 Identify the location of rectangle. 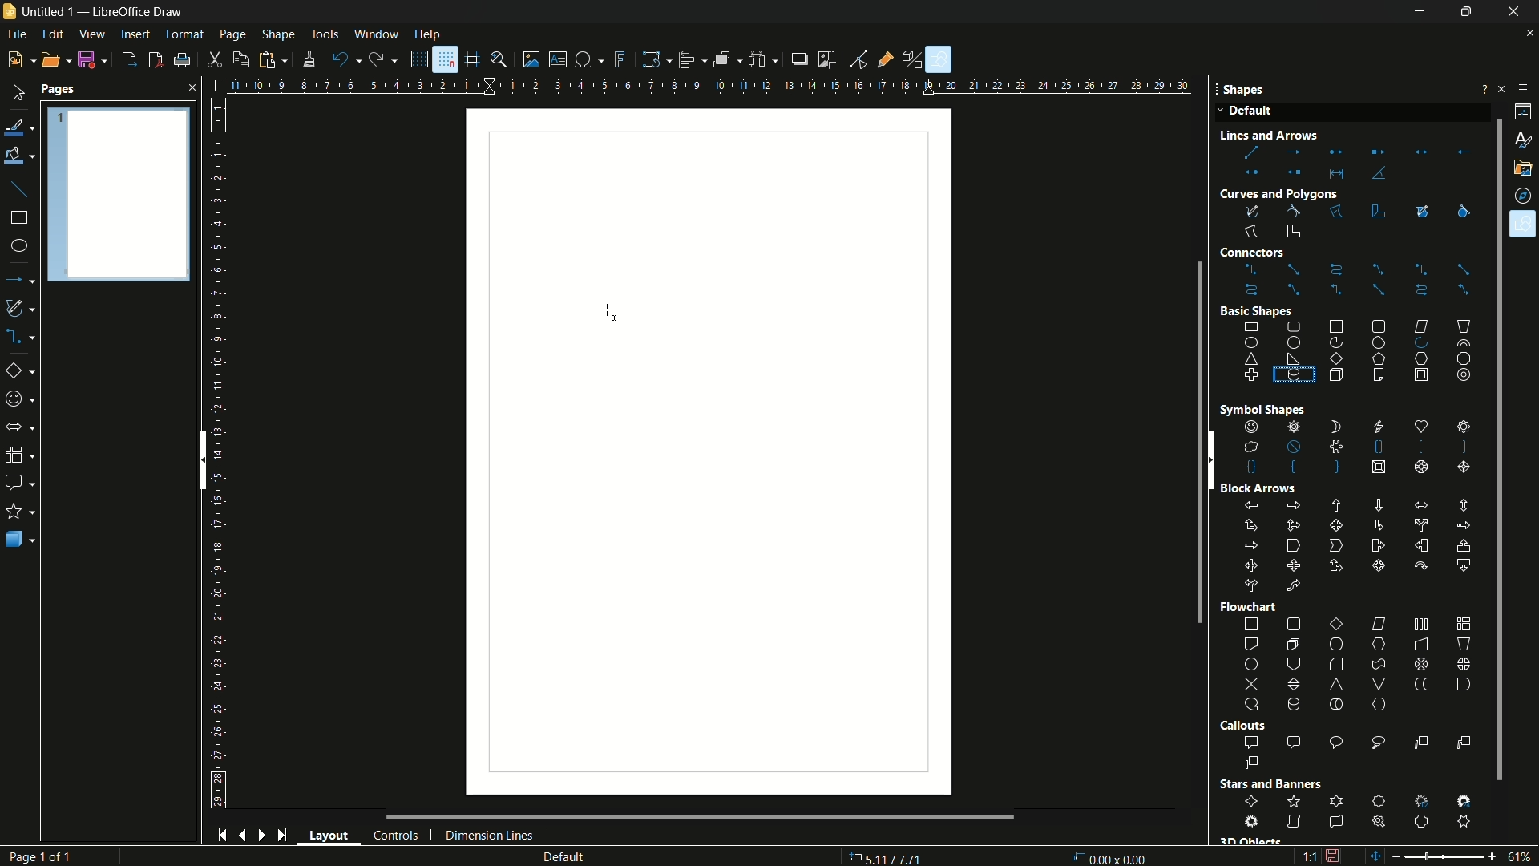
(19, 217).